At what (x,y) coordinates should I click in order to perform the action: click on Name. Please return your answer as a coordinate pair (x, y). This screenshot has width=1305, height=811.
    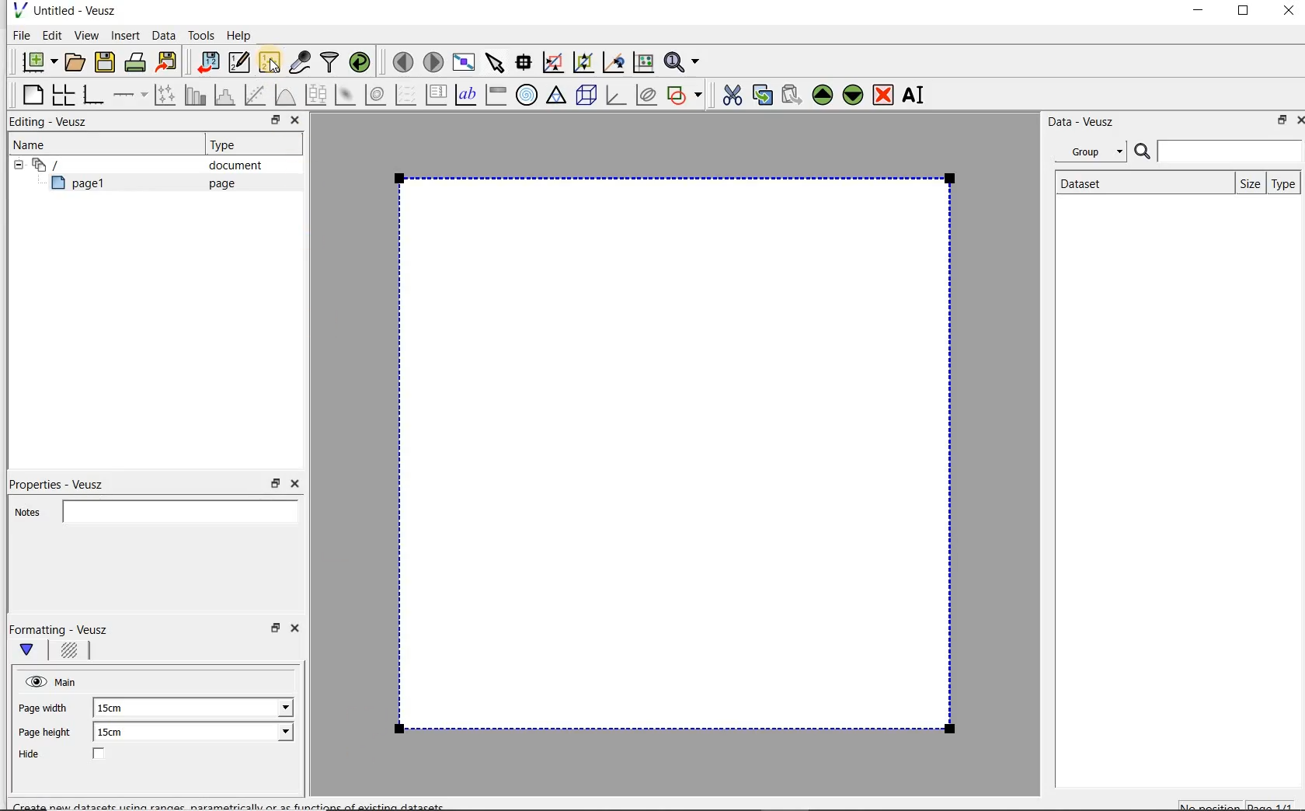
    Looking at the image, I should click on (34, 144).